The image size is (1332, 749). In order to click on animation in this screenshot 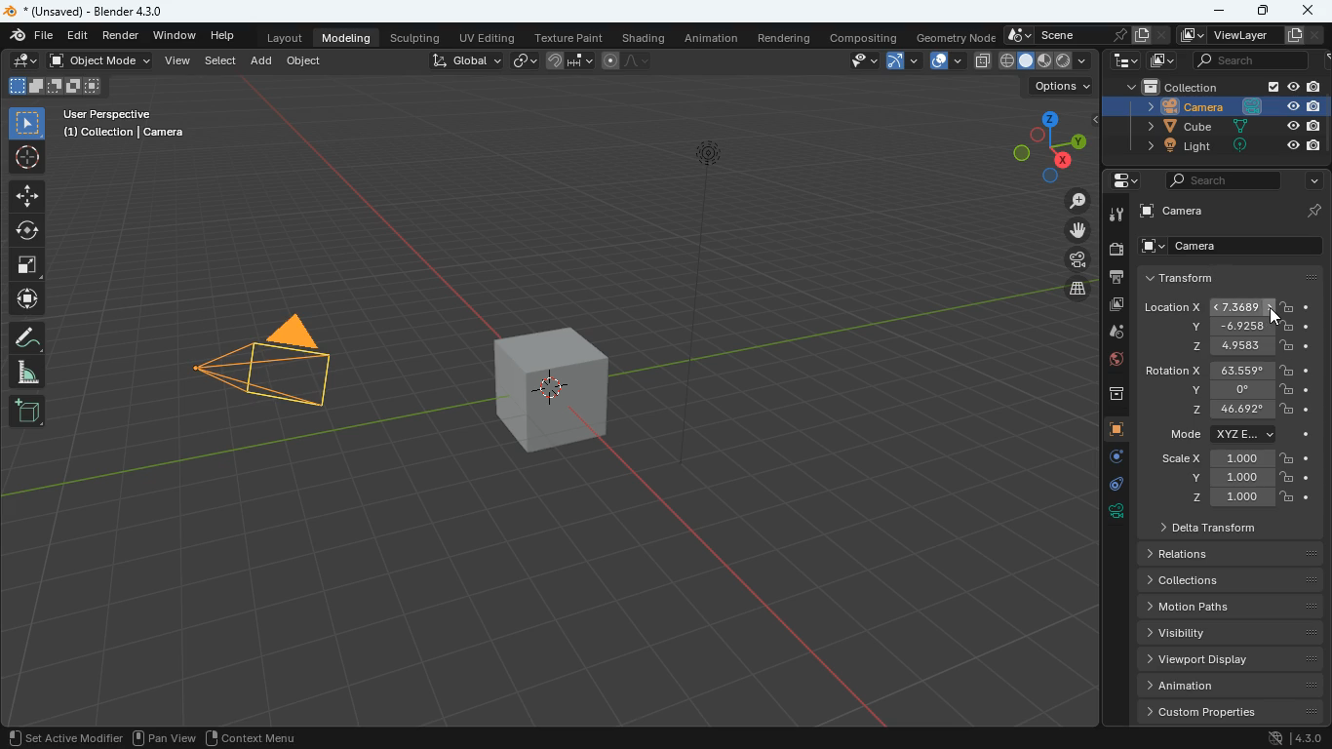, I will do `click(715, 37)`.